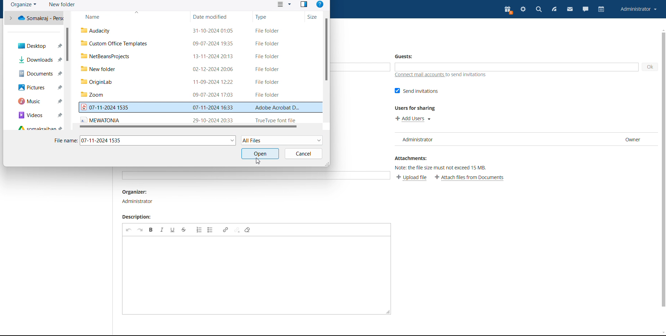 This screenshot has height=336, width=666. What do you see at coordinates (225, 229) in the screenshot?
I see `link` at bounding box center [225, 229].